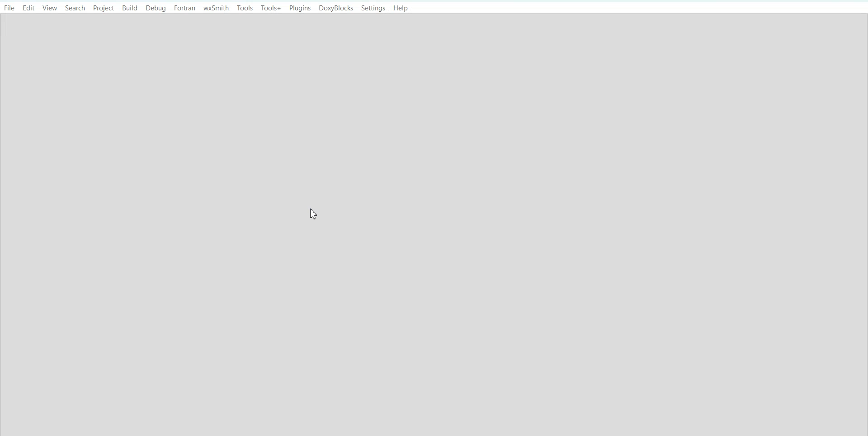  Describe the element at coordinates (184, 8) in the screenshot. I see `Fortran` at that location.